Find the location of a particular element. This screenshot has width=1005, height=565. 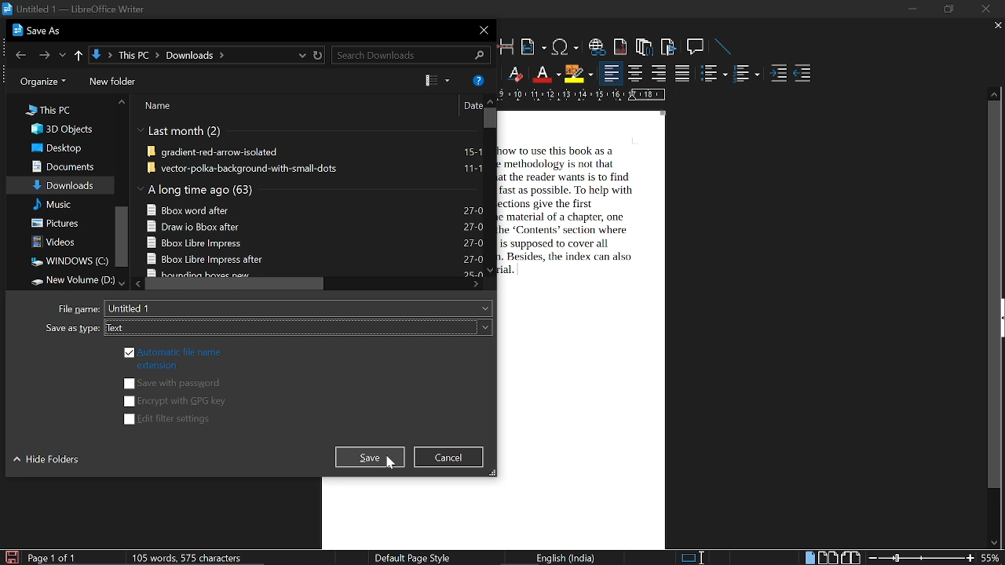

book view is located at coordinates (850, 558).